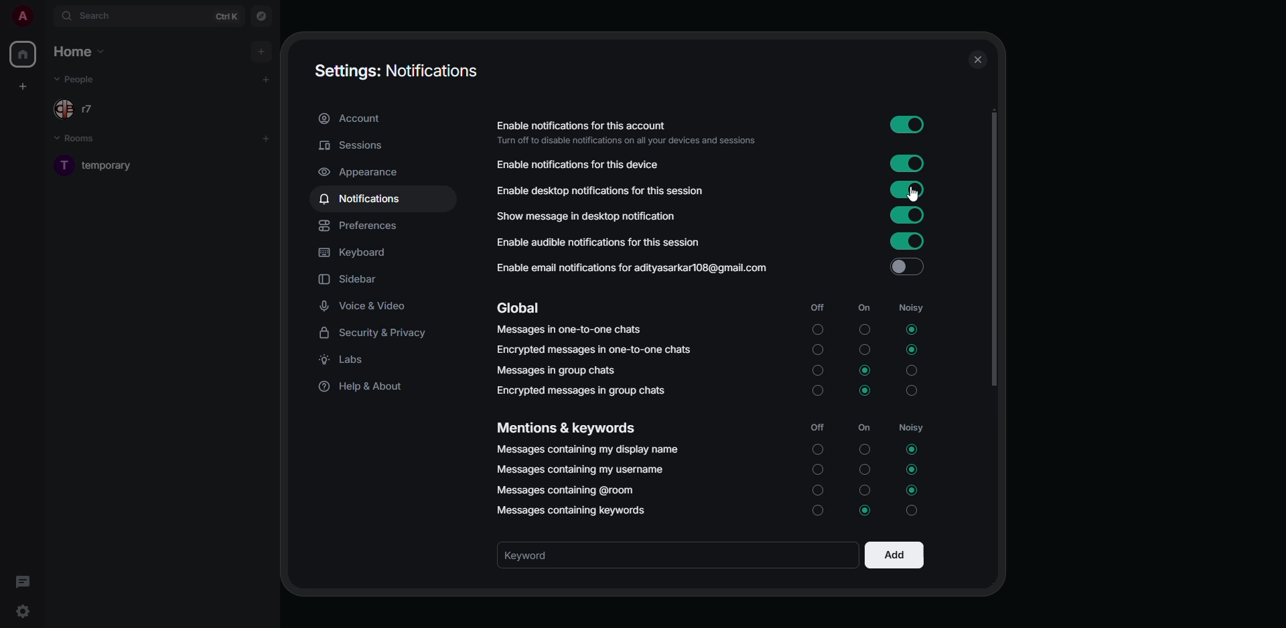 Image resolution: width=1286 pixels, height=628 pixels. Describe the element at coordinates (910, 165) in the screenshot. I see `click to enable/disable` at that location.